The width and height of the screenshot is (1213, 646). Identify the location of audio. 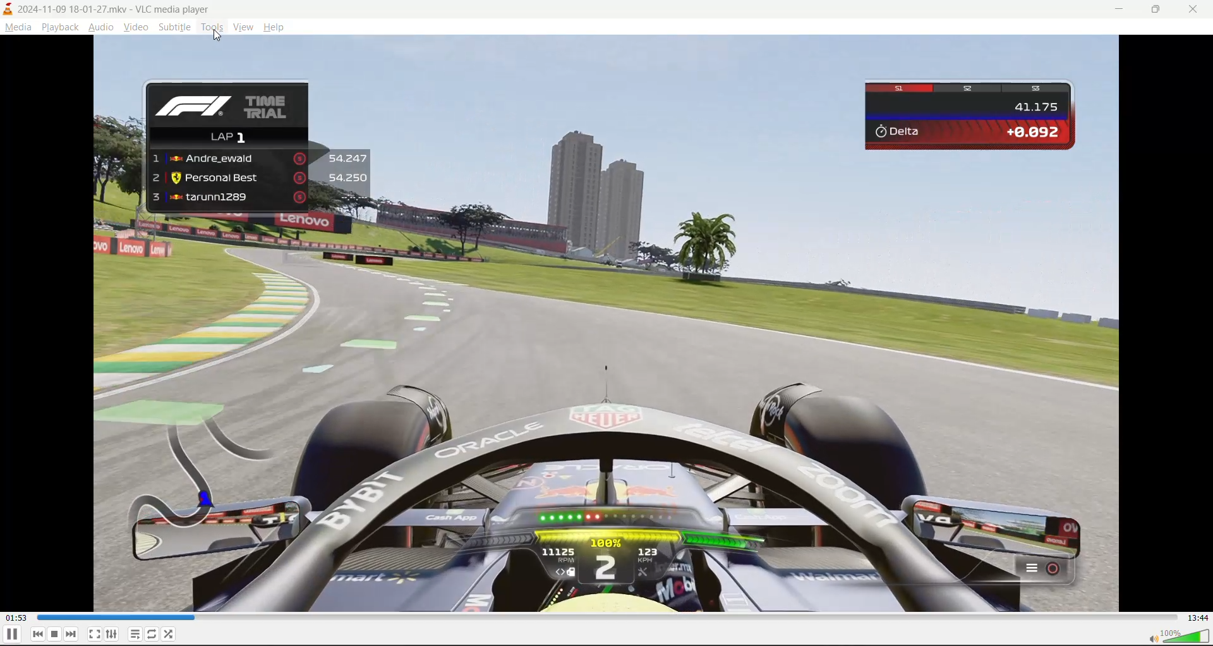
(100, 28).